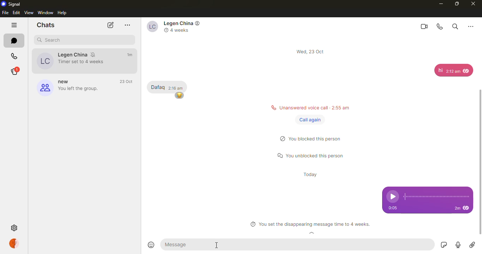 This screenshot has height=254, width=482. Describe the element at coordinates (440, 70) in the screenshot. I see `hi` at that location.